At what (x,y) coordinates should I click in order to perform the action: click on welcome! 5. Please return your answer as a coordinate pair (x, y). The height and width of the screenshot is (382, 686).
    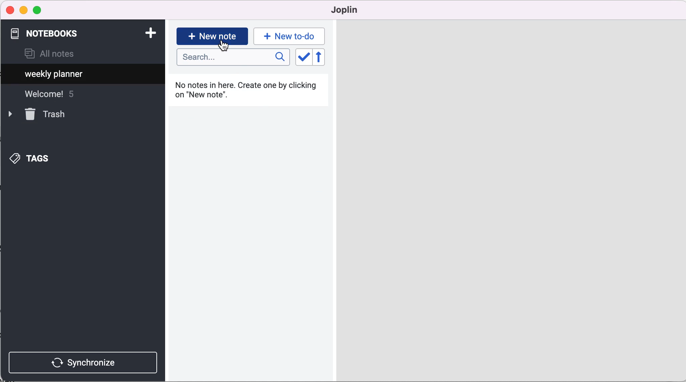
    Looking at the image, I should click on (58, 94).